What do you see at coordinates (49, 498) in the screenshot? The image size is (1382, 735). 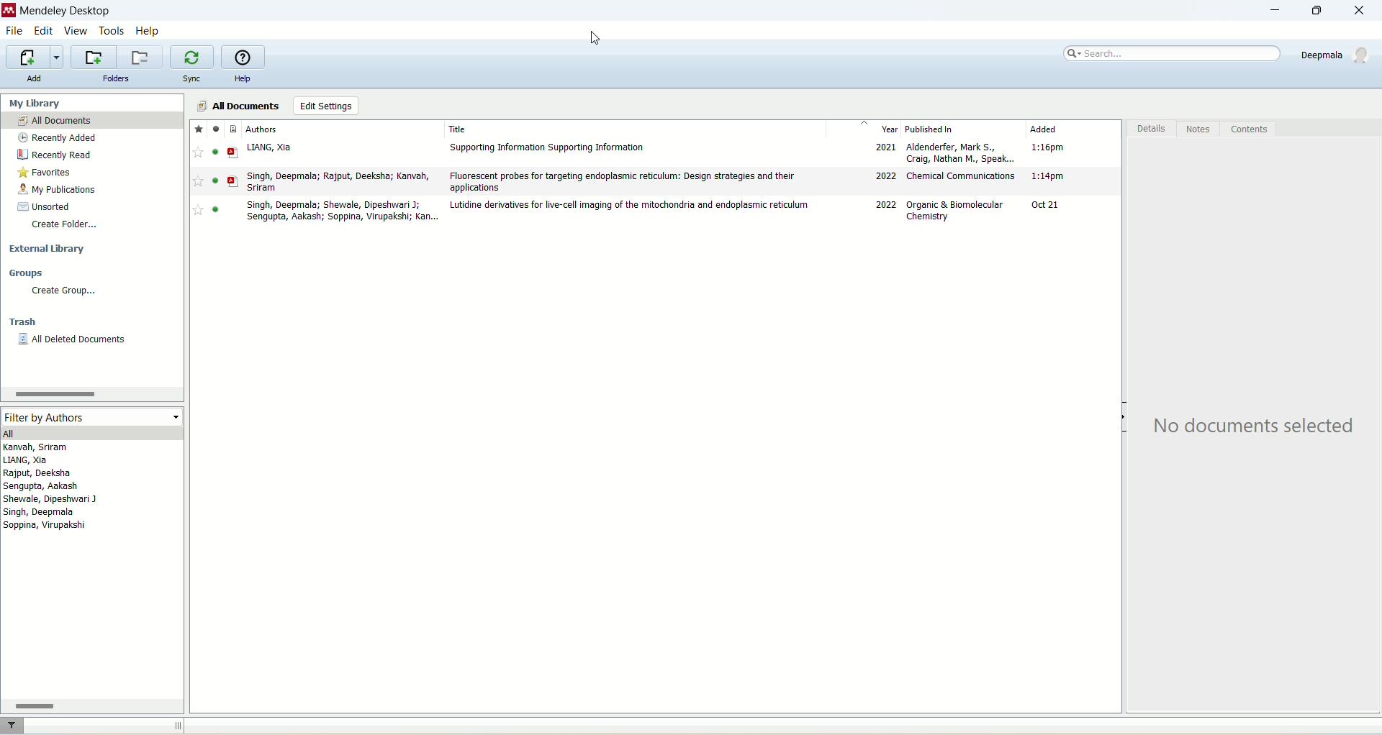 I see `Shewale, Dipeshwari J` at bounding box center [49, 498].